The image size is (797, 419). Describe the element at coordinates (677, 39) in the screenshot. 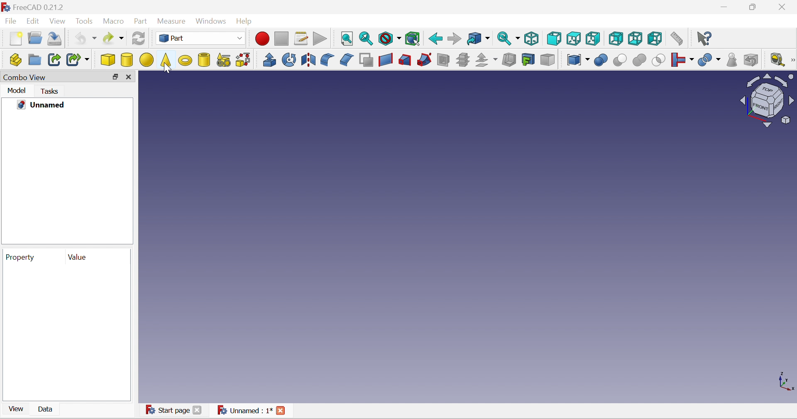

I see `Measure distance` at that location.